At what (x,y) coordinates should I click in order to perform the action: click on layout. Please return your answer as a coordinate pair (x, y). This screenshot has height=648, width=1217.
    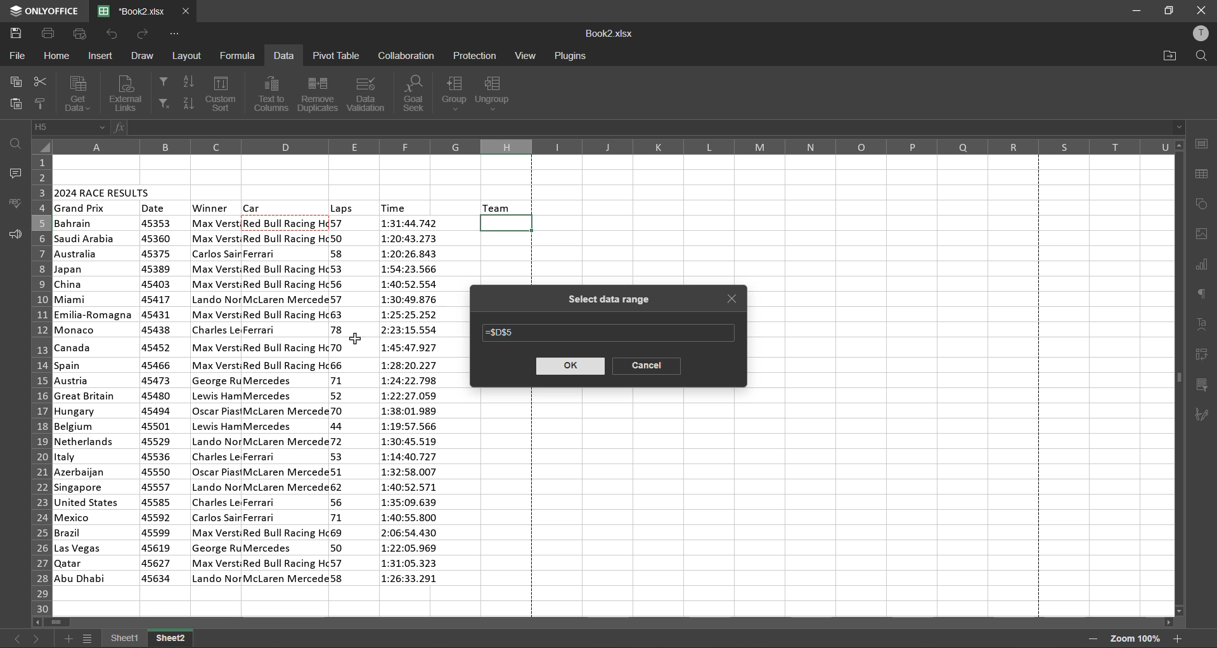
    Looking at the image, I should click on (189, 56).